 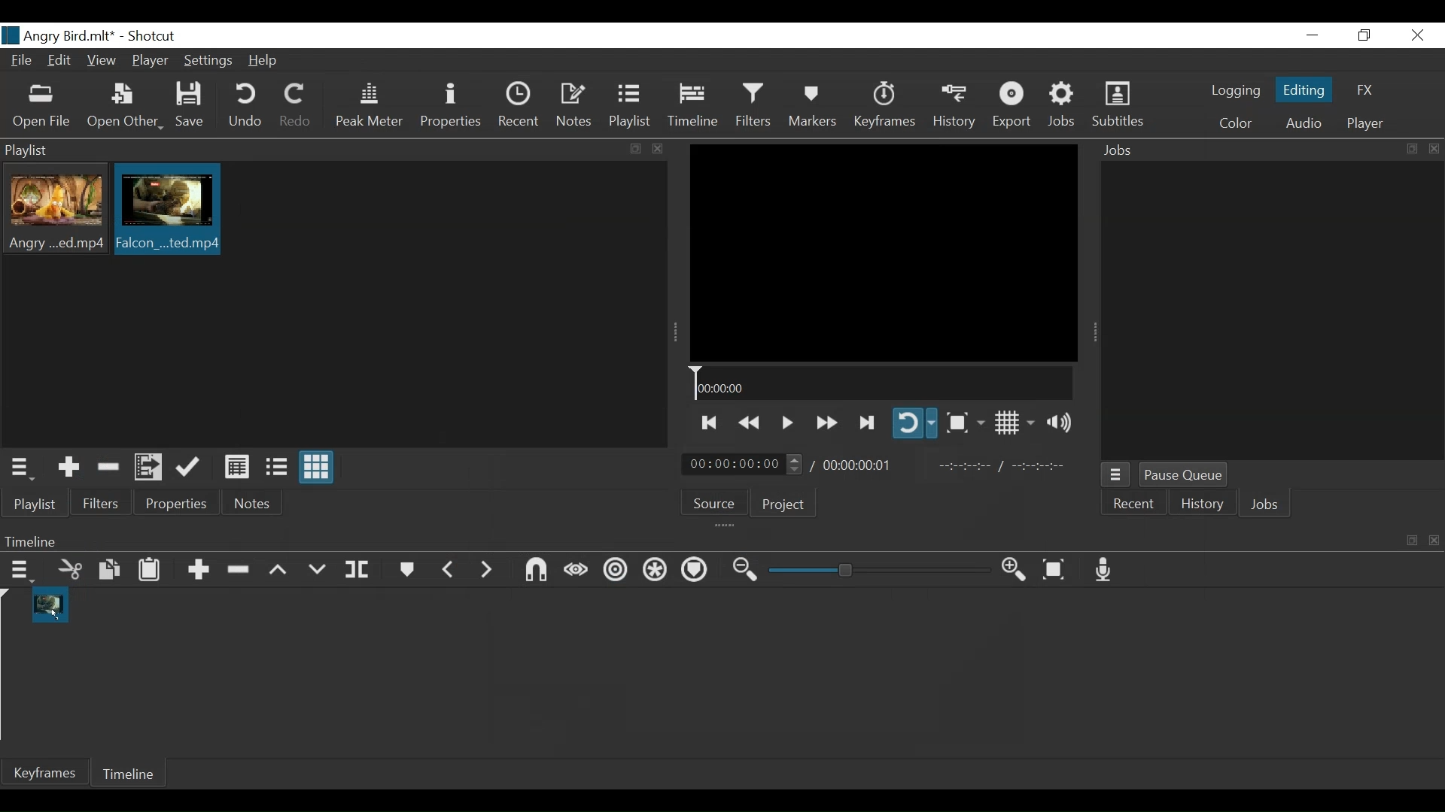 I want to click on History, so click(x=1203, y=506).